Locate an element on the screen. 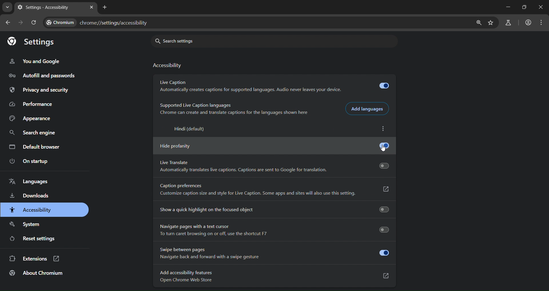  cursor is located at coordinates (383, 149).